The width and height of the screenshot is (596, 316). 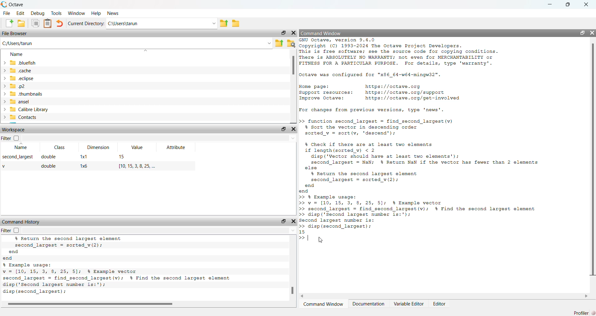 What do you see at coordinates (292, 291) in the screenshot?
I see `scrollbar` at bounding box center [292, 291].